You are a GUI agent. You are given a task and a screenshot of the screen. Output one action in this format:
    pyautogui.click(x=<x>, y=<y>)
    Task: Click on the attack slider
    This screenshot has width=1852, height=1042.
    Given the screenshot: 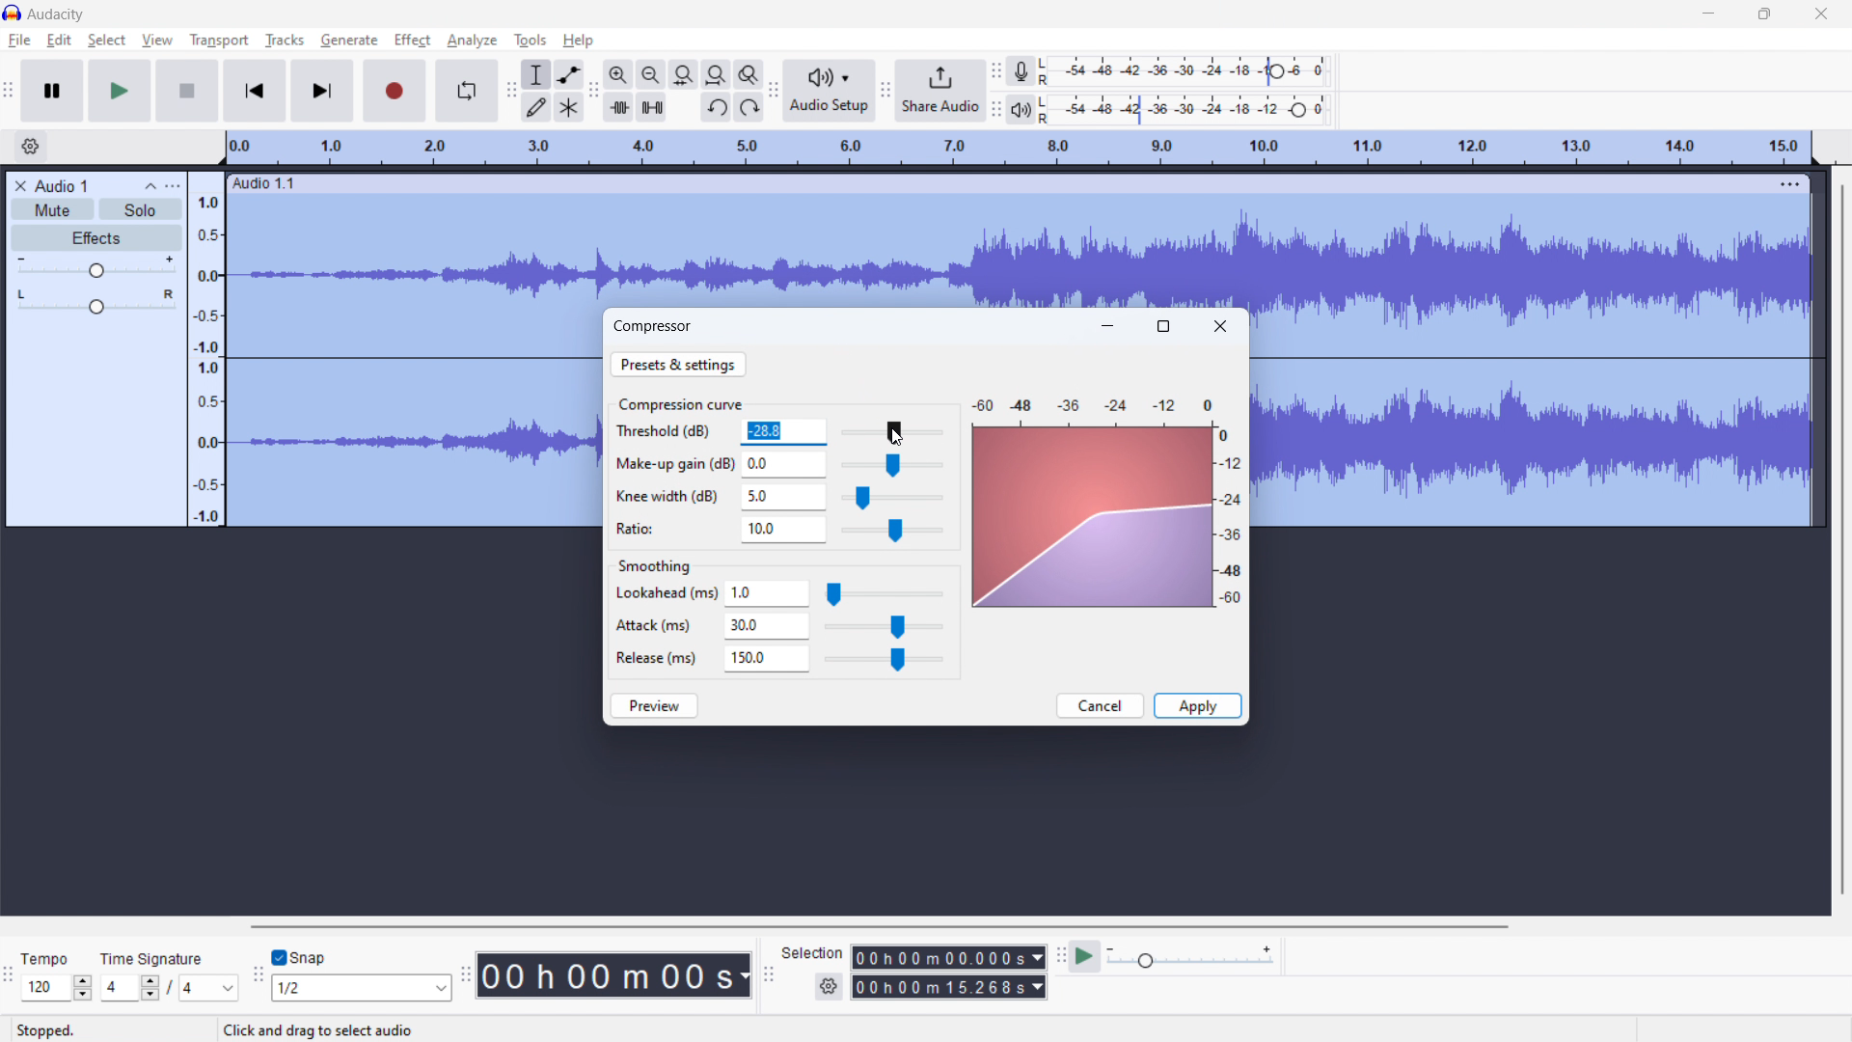 What is the action you would take?
    pyautogui.click(x=884, y=628)
    